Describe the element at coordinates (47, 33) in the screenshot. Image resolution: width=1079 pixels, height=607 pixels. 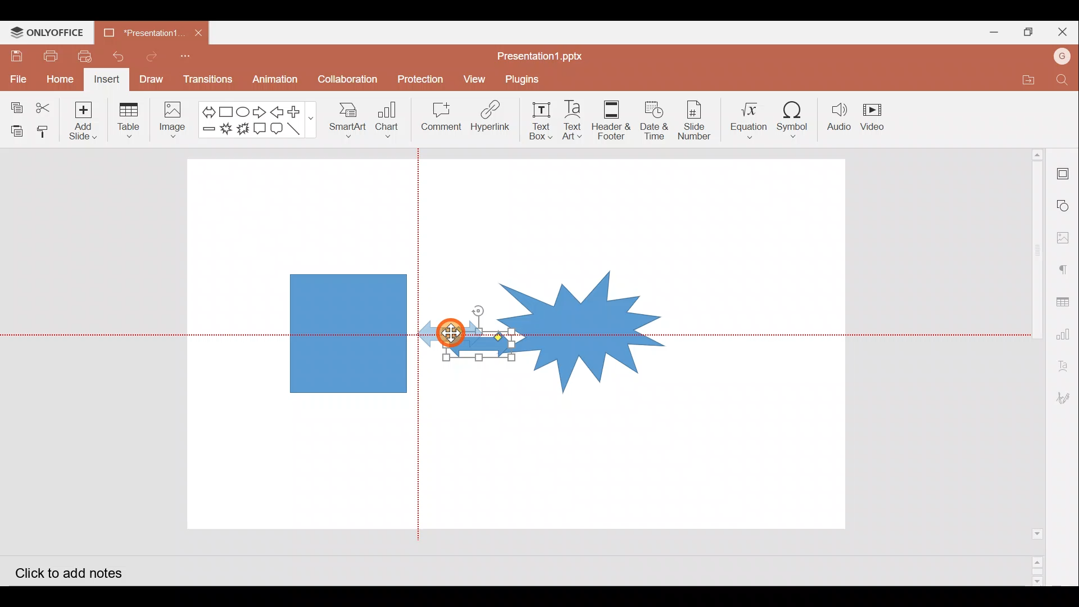
I see `ONLYOFFICE` at that location.